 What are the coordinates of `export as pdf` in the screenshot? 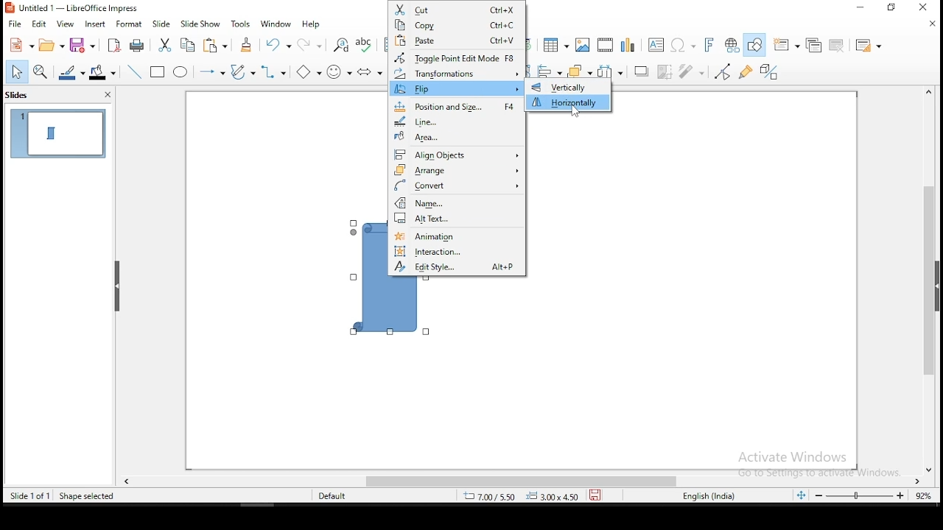 It's located at (113, 45).